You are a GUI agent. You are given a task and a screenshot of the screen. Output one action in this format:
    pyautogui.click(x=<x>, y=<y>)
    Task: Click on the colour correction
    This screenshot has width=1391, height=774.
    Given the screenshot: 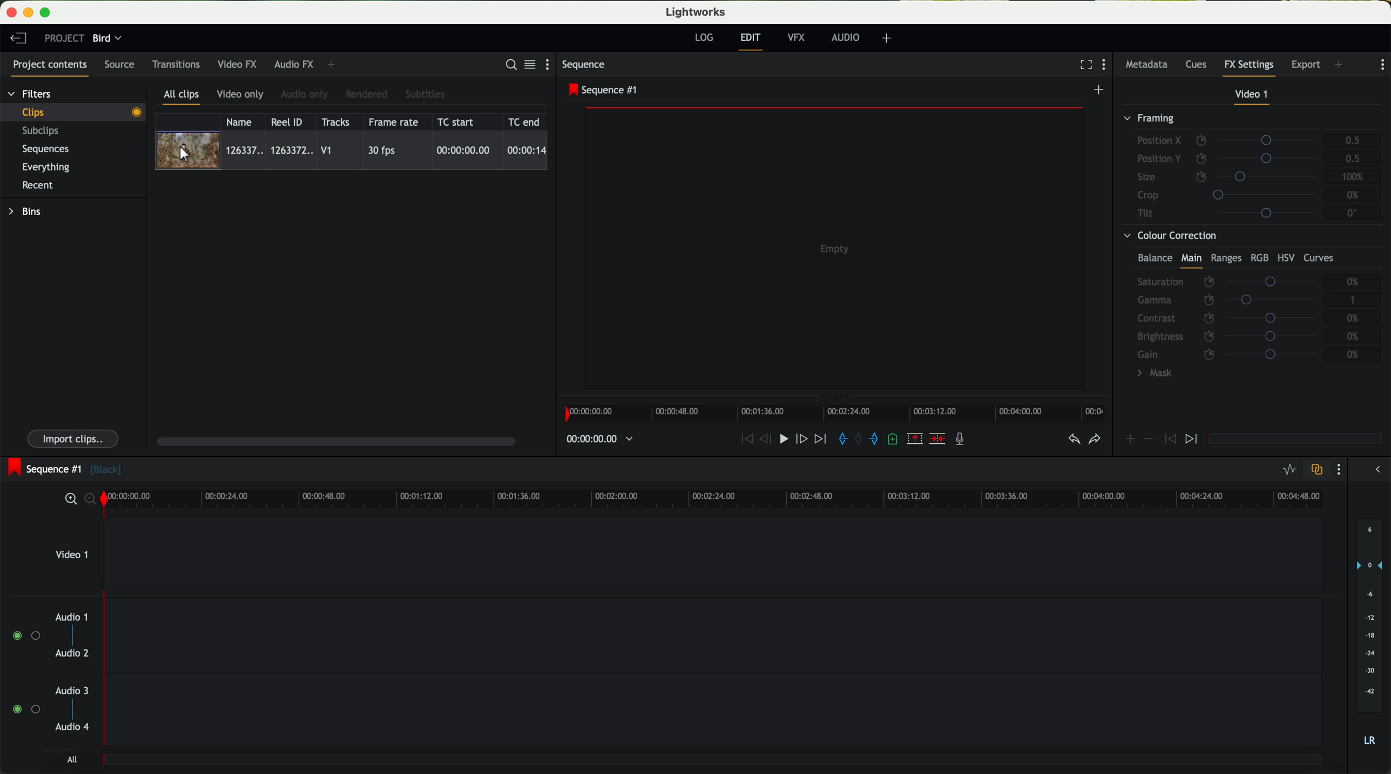 What is the action you would take?
    pyautogui.click(x=1169, y=236)
    